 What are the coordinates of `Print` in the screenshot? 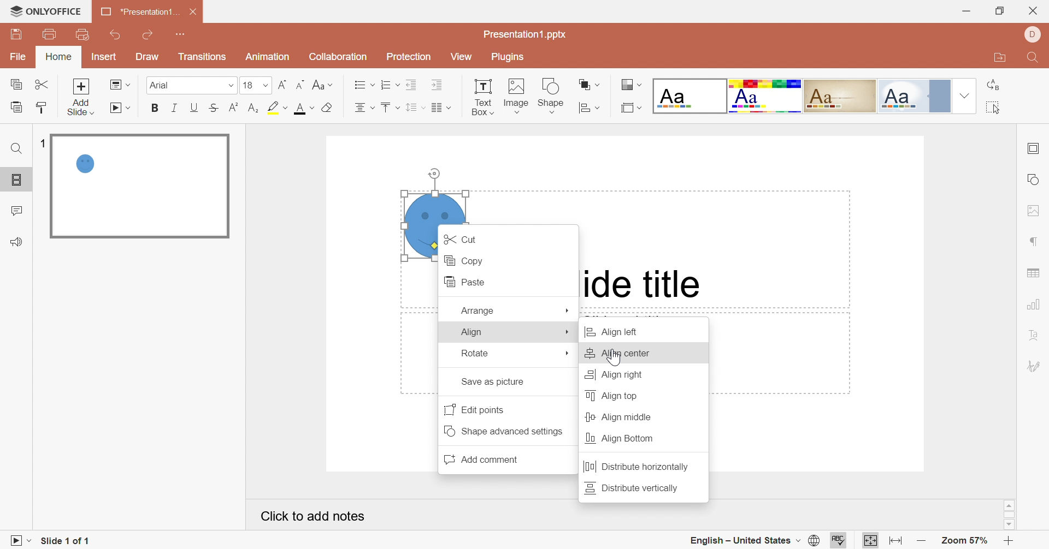 It's located at (49, 33).